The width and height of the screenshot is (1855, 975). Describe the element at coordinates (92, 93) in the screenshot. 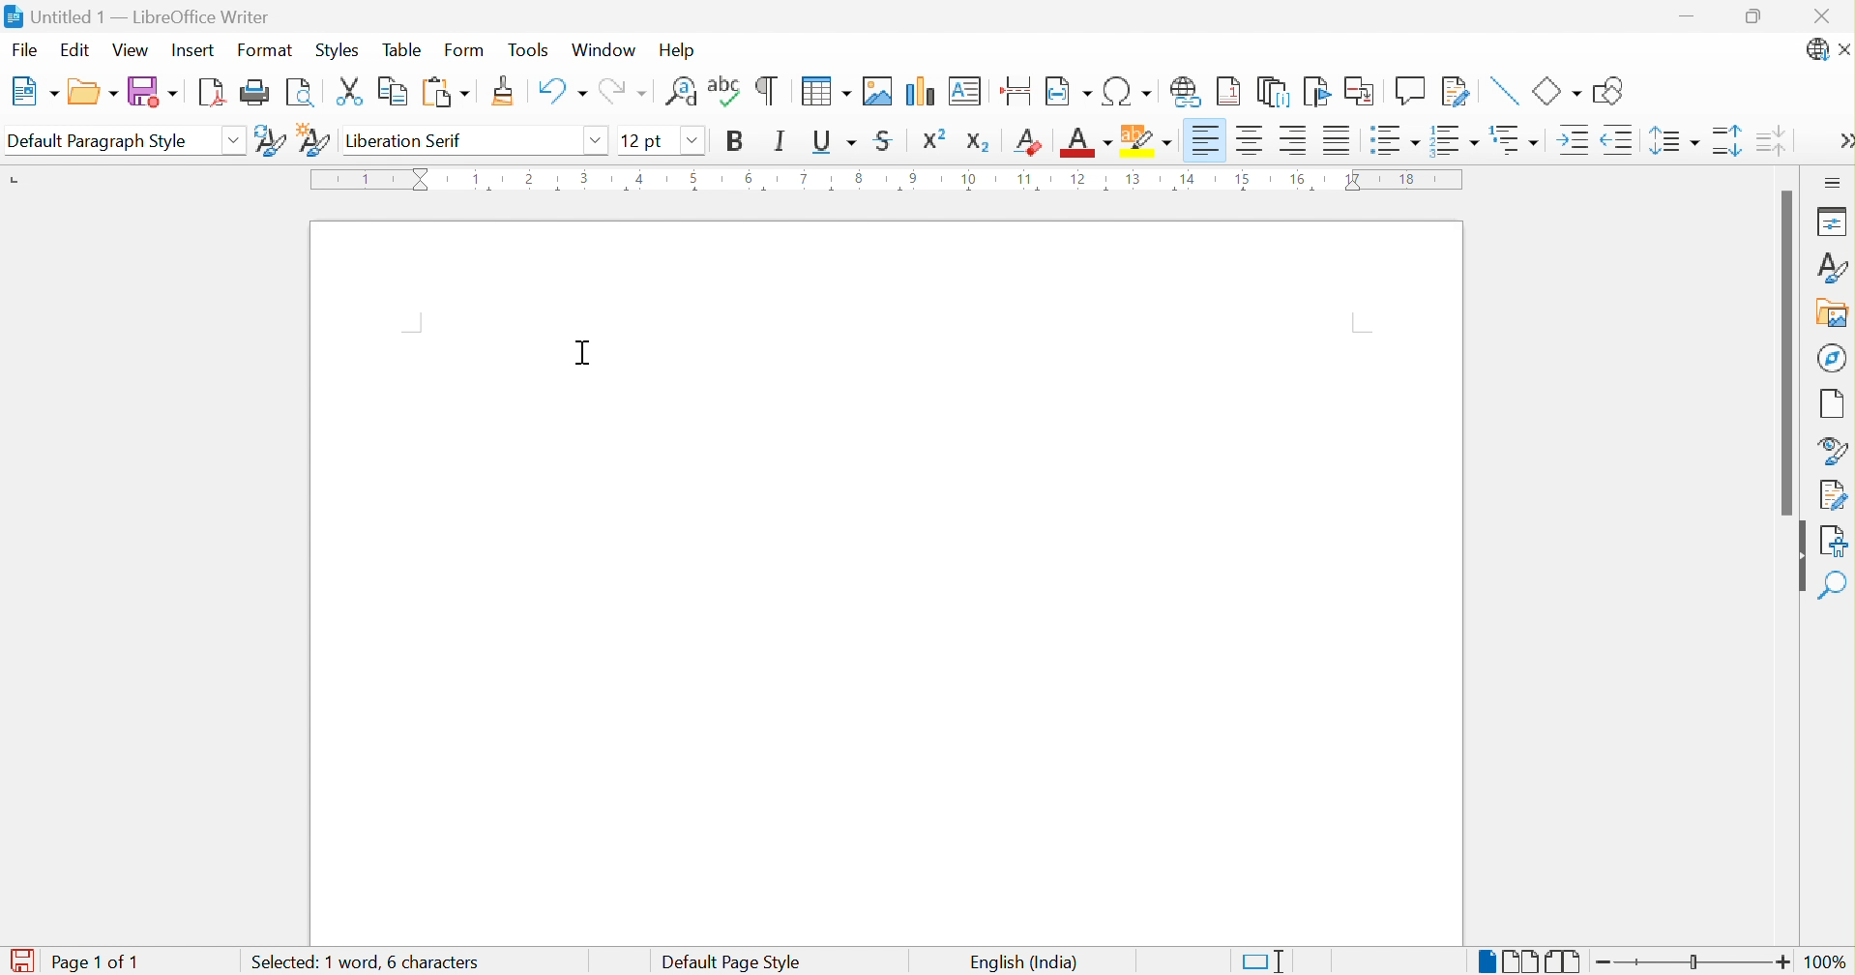

I see `Open` at that location.